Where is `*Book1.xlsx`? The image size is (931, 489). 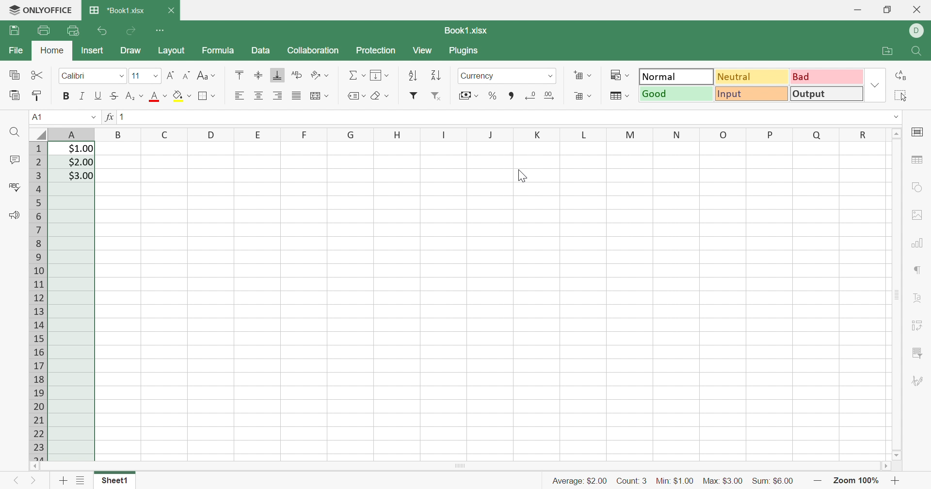 *Book1.xlsx is located at coordinates (117, 9).